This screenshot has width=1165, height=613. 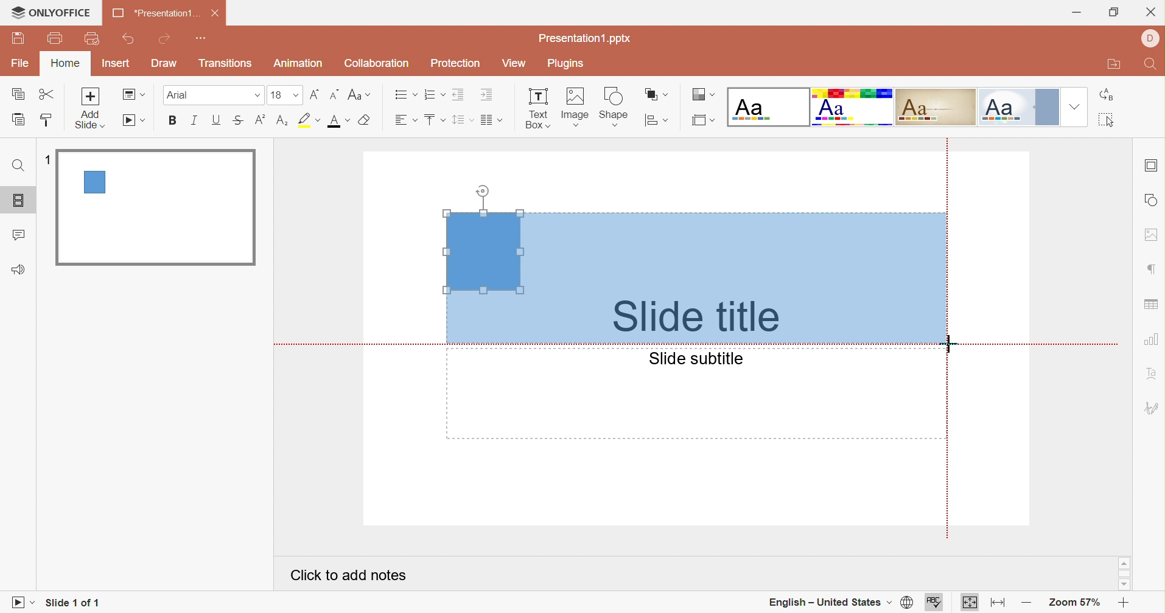 I want to click on text box, so click(x=483, y=251).